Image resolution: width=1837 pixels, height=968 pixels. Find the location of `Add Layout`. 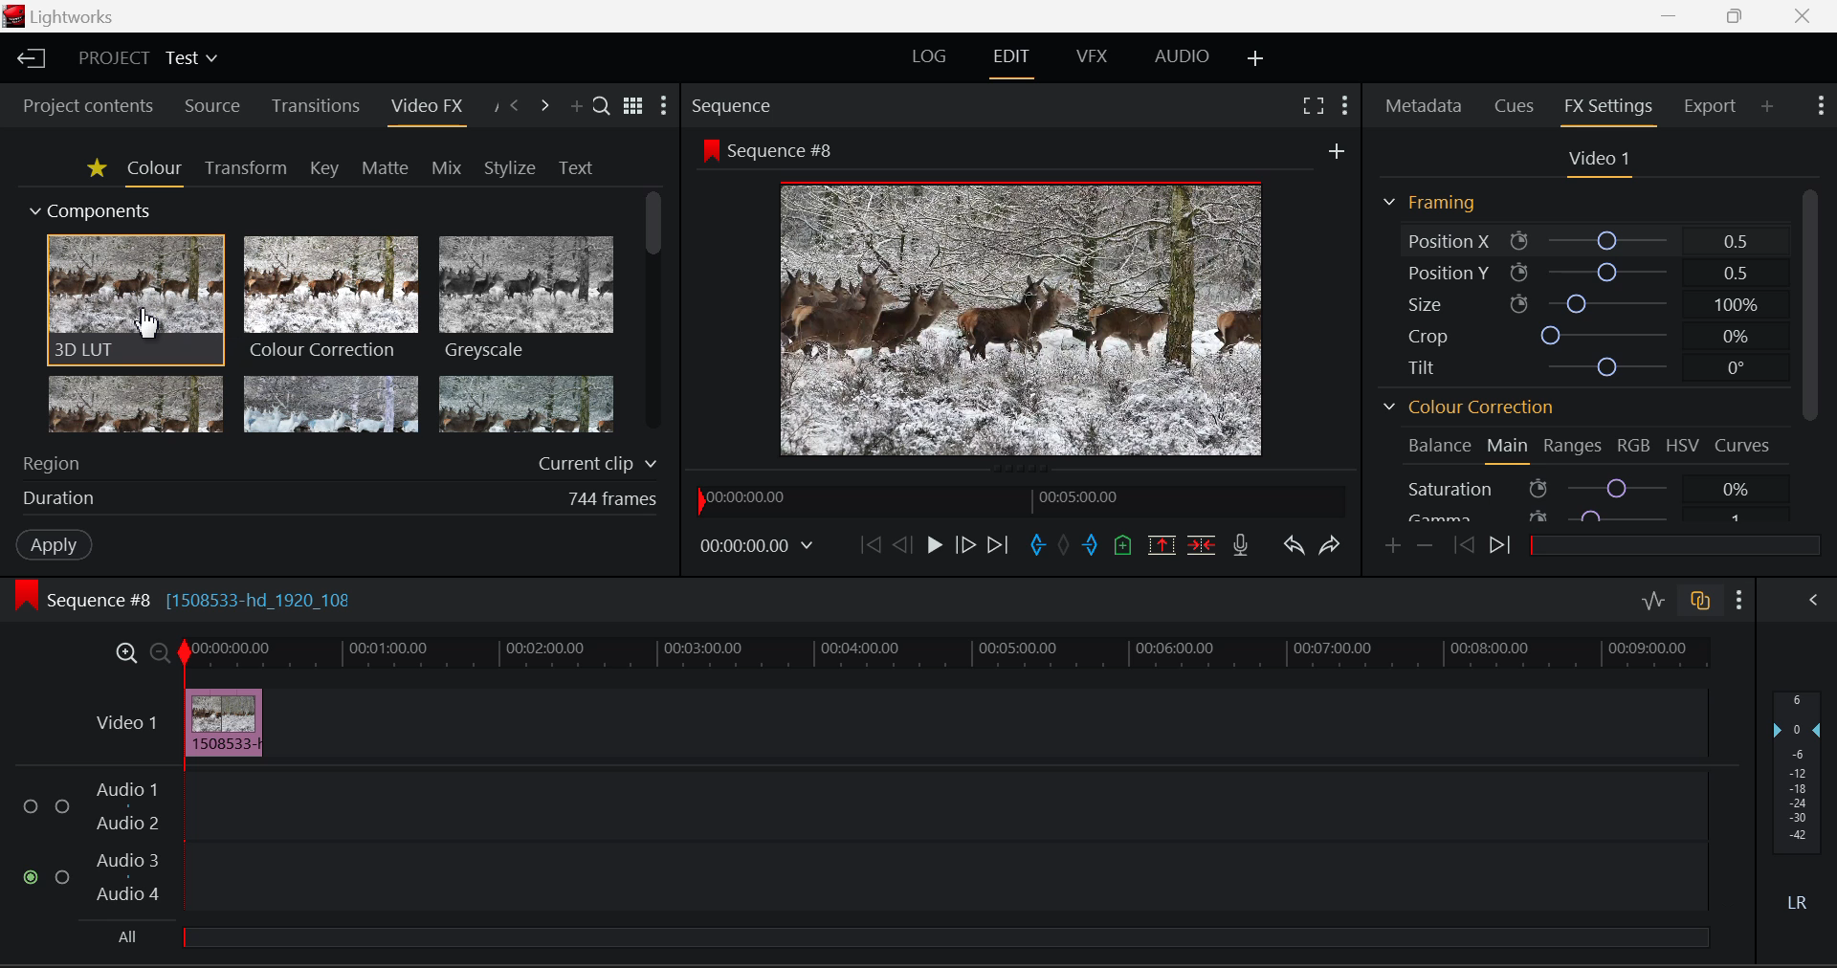

Add Layout is located at coordinates (1253, 58).